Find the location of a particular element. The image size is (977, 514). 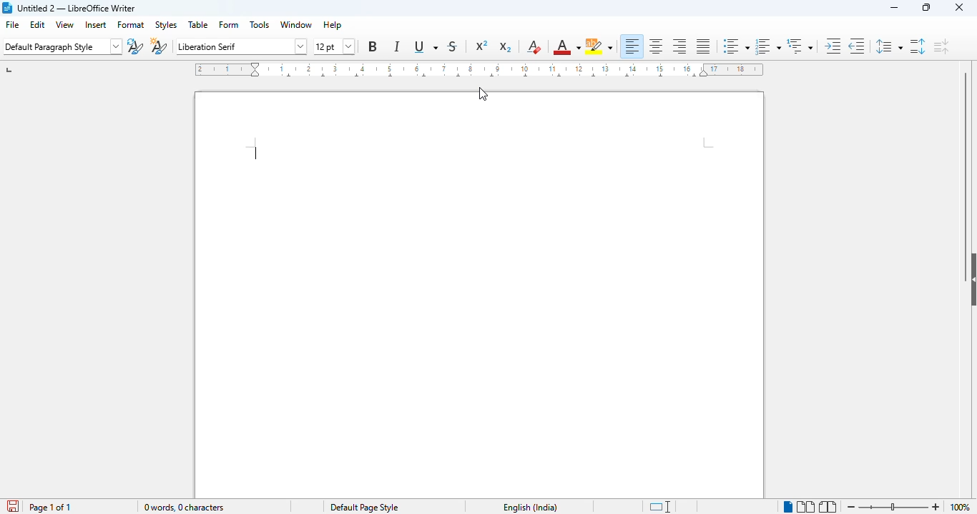

tools is located at coordinates (260, 24).